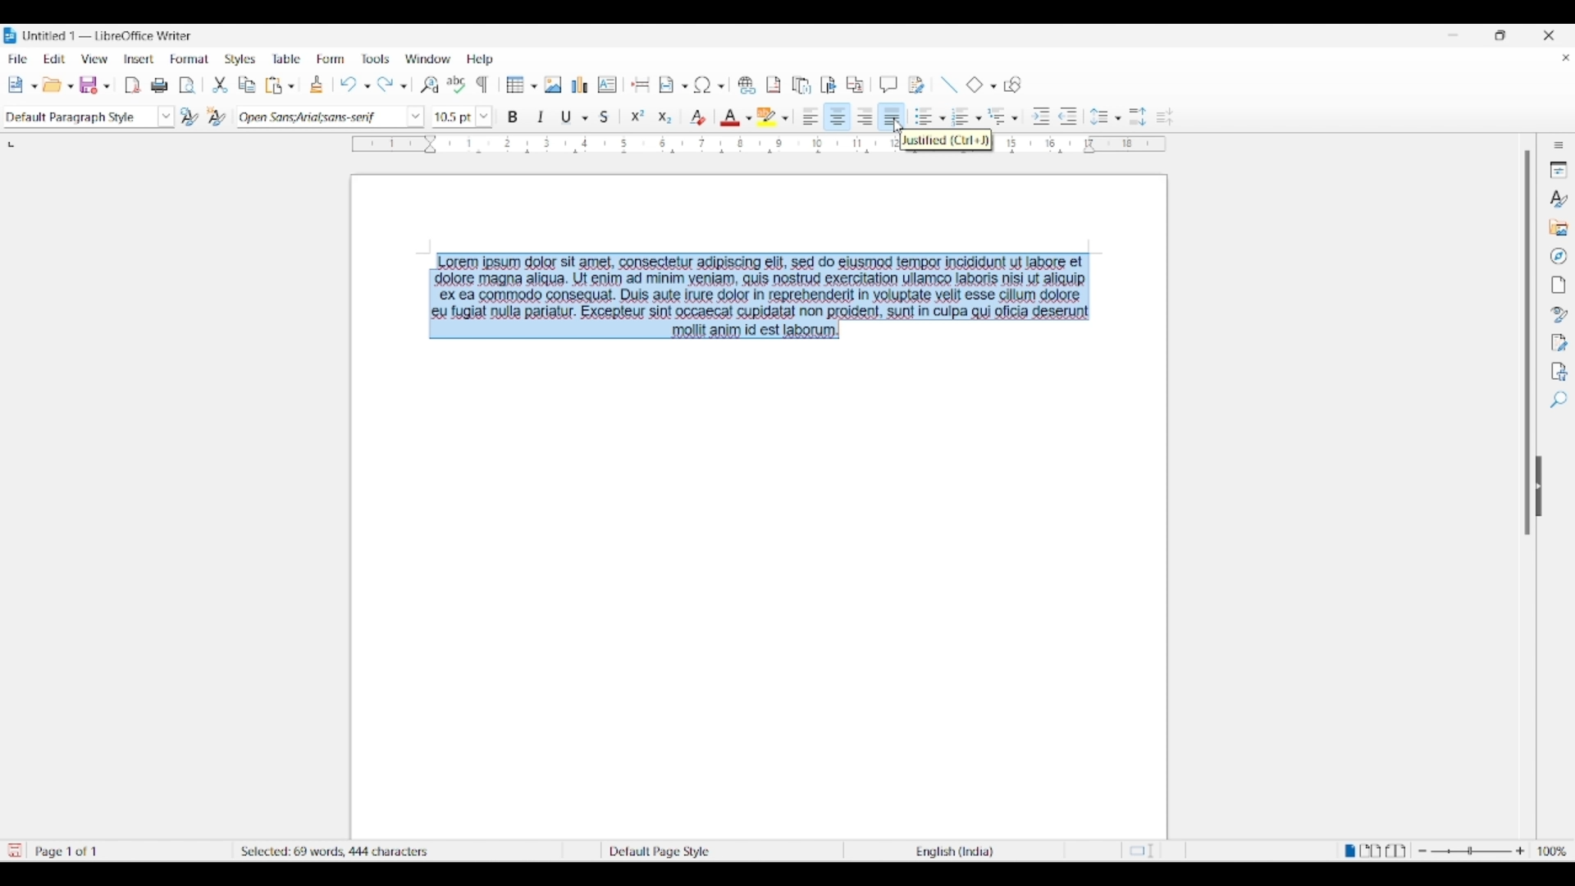 The height and width of the screenshot is (886, 1575). What do you see at coordinates (415, 116) in the screenshot?
I see `Font name options` at bounding box center [415, 116].